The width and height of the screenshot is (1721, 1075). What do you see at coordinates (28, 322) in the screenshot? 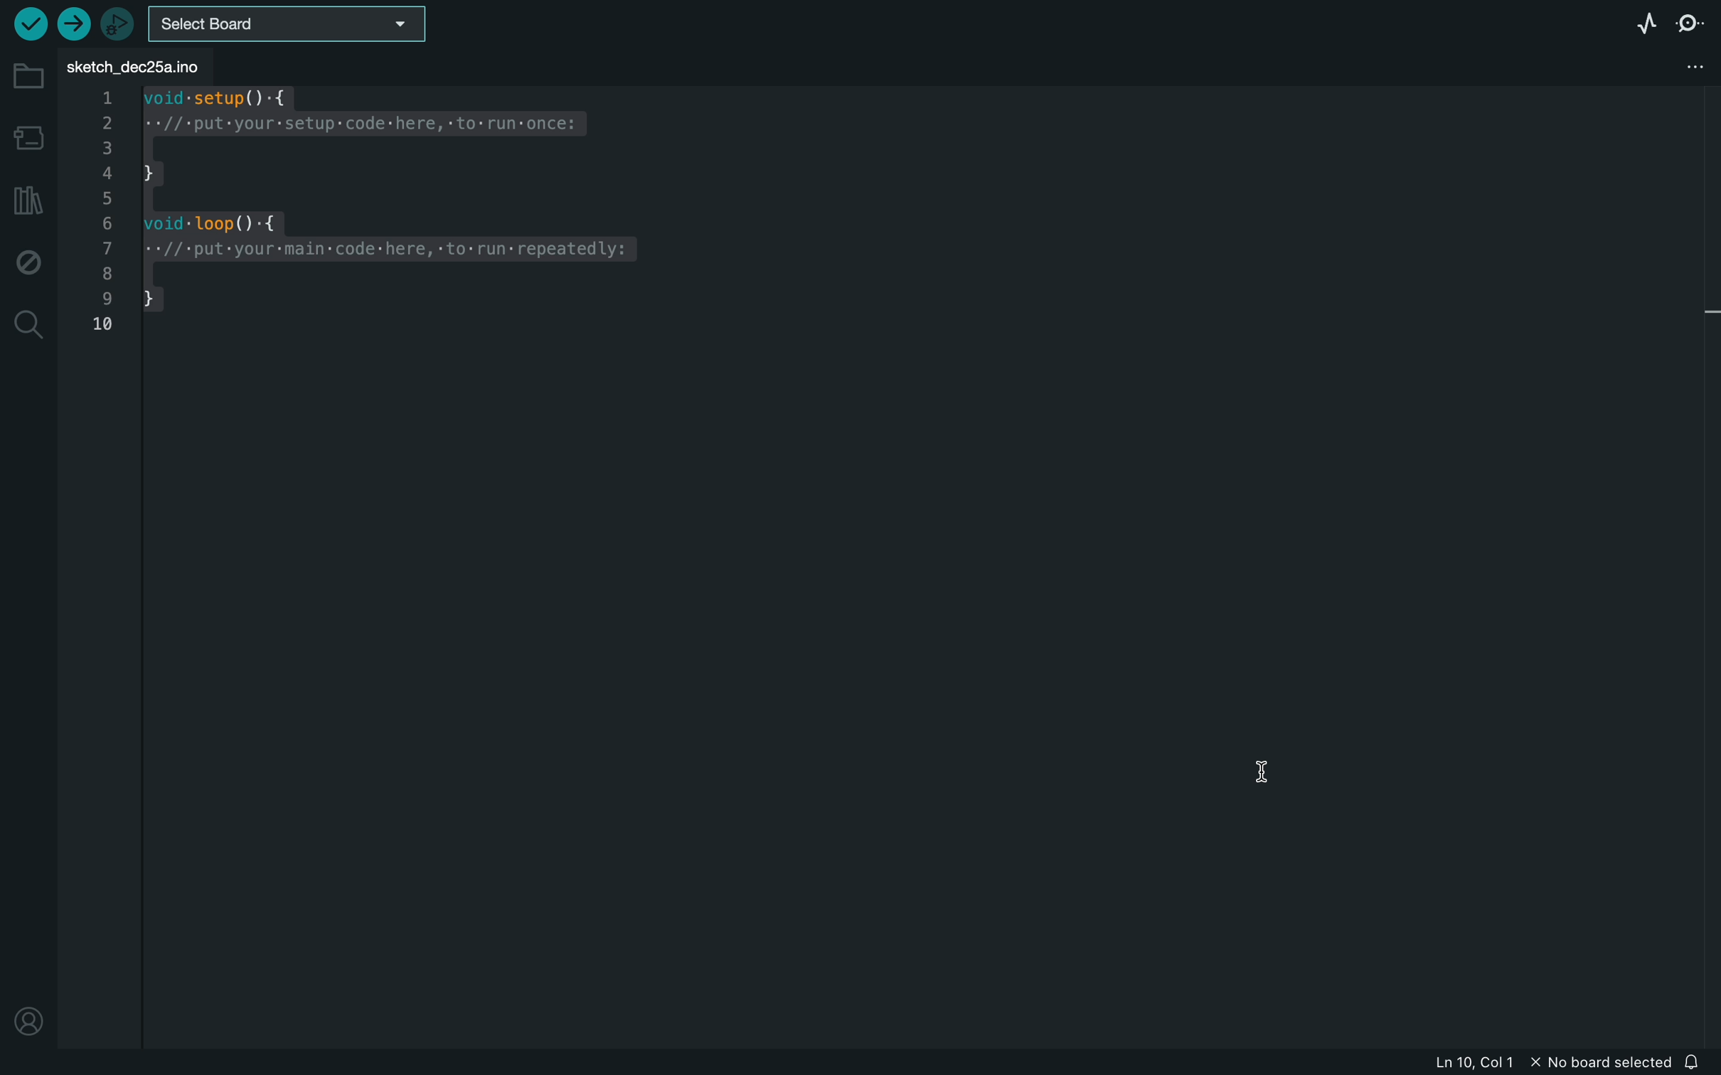
I see `search` at bounding box center [28, 322].